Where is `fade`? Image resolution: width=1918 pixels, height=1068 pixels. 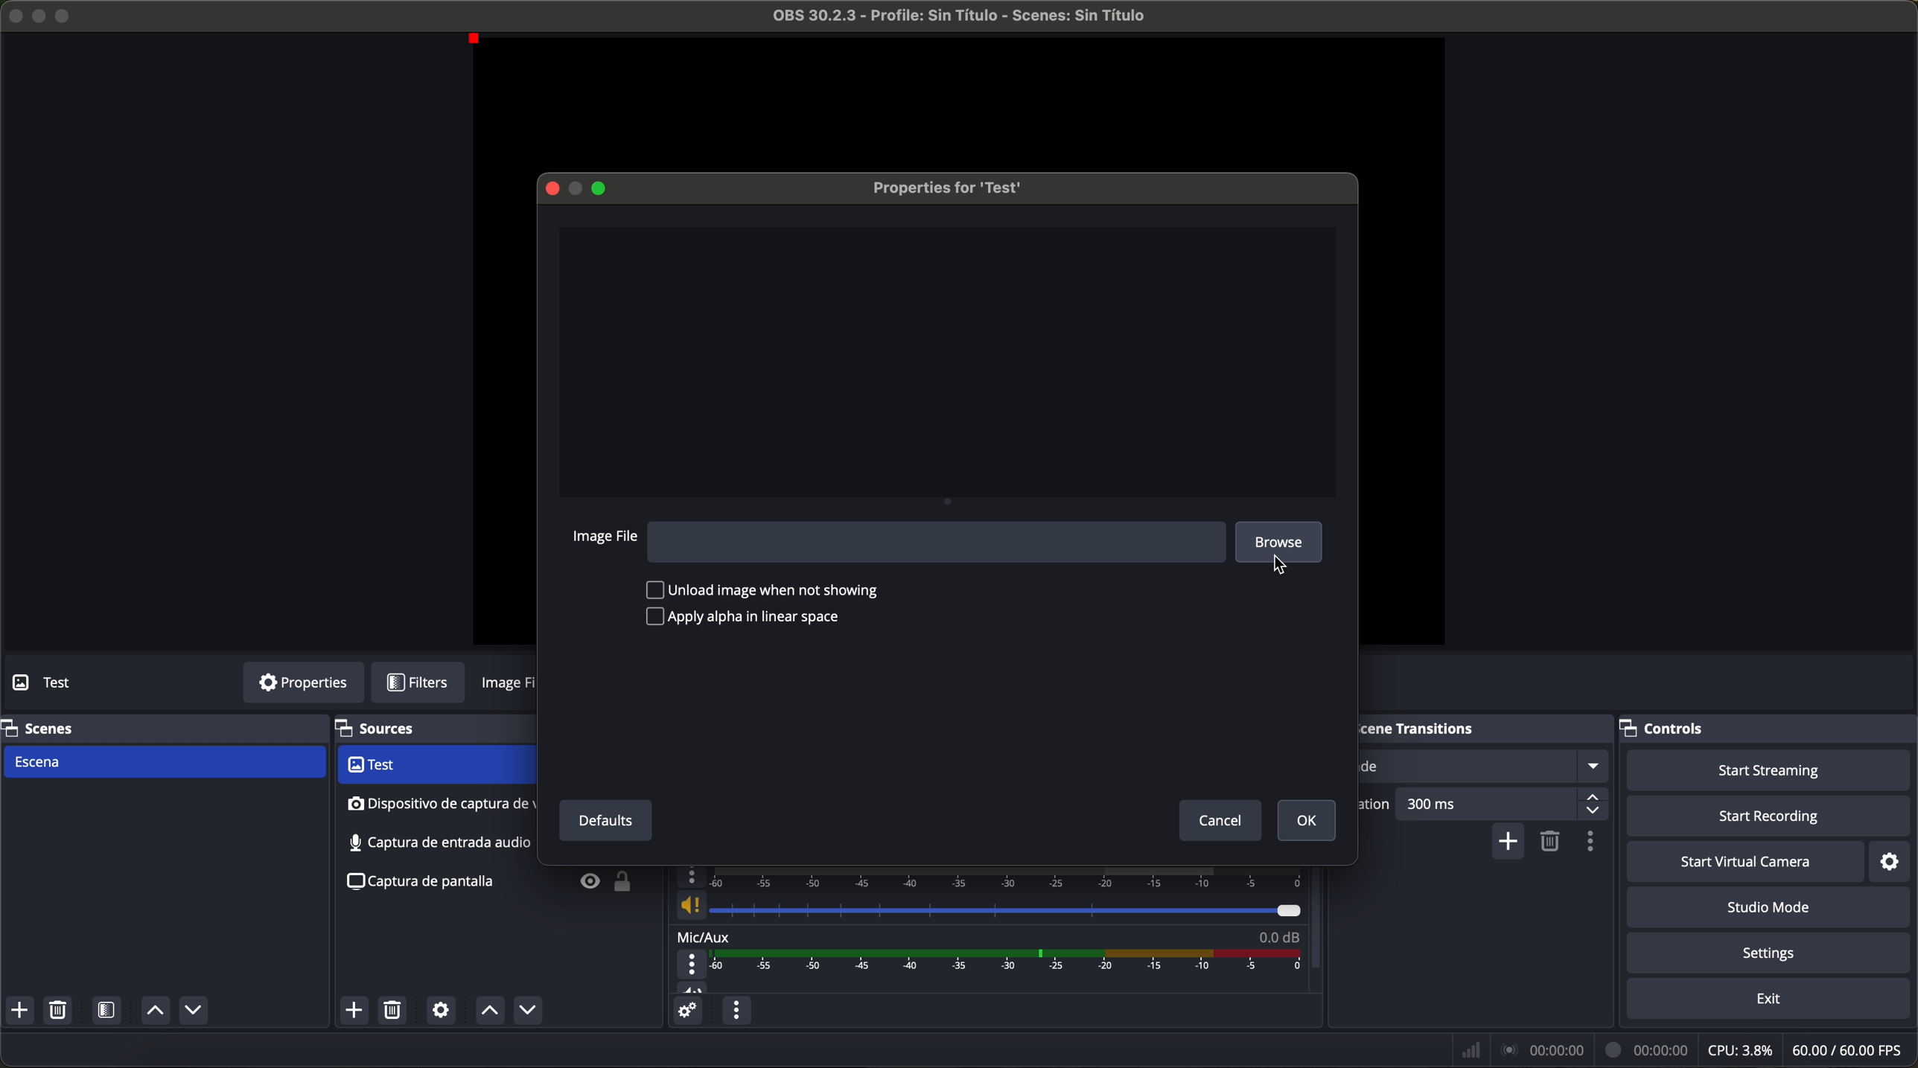 fade is located at coordinates (1484, 766).